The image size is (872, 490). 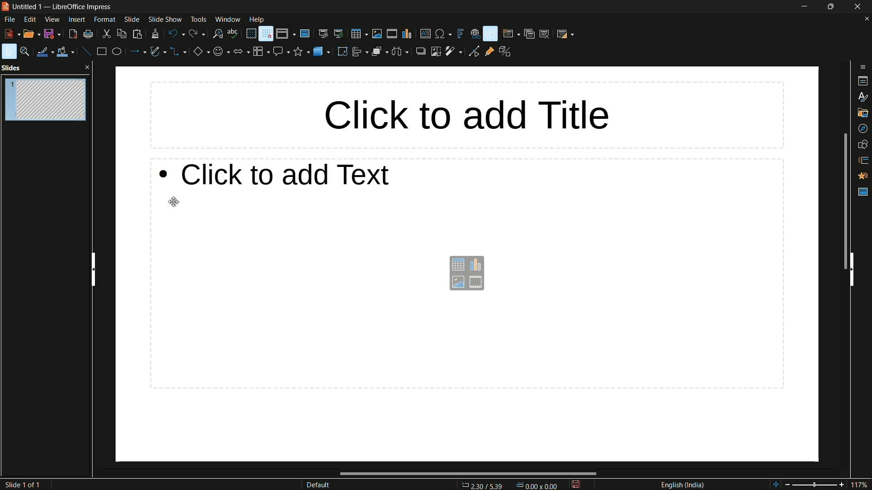 What do you see at coordinates (460, 33) in the screenshot?
I see `insert fontwork text` at bounding box center [460, 33].